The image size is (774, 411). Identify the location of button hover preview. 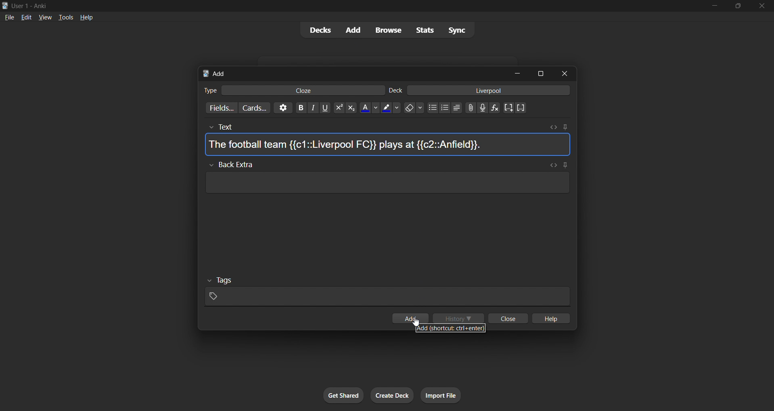
(453, 327).